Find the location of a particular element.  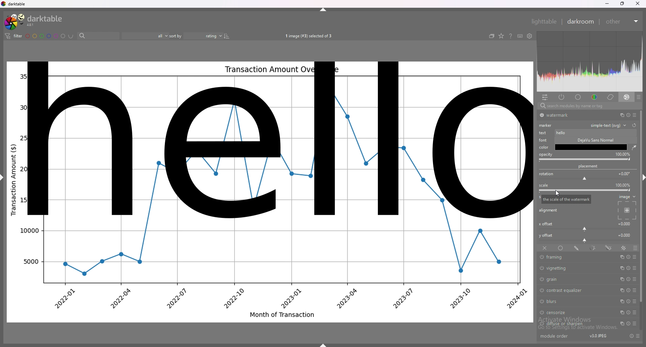

vignetting is located at coordinates (576, 269).